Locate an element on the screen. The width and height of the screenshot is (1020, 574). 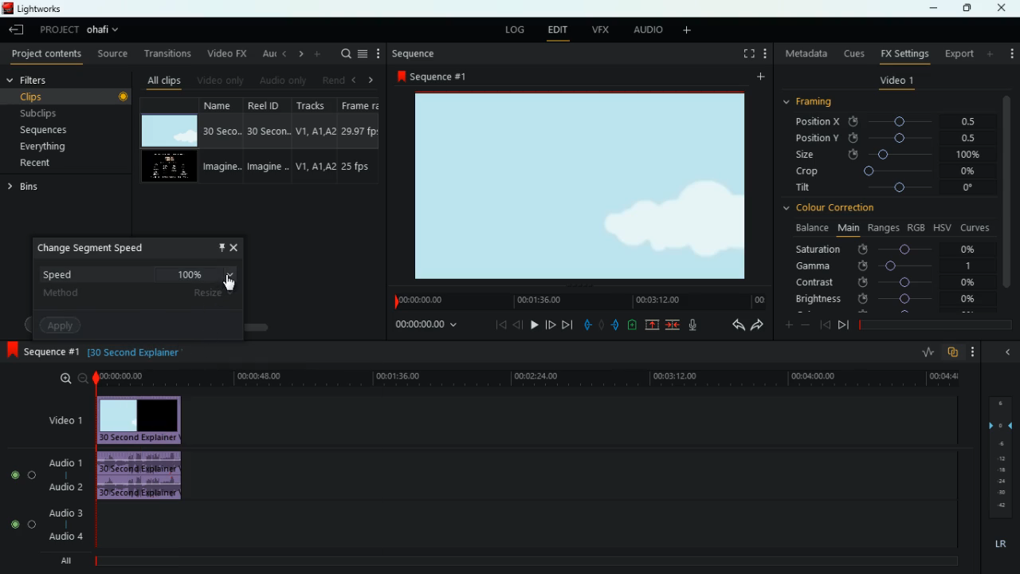
method is located at coordinates (138, 293).